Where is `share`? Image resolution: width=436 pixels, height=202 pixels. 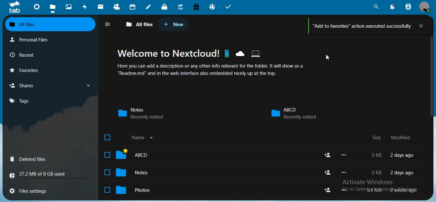 share is located at coordinates (327, 190).